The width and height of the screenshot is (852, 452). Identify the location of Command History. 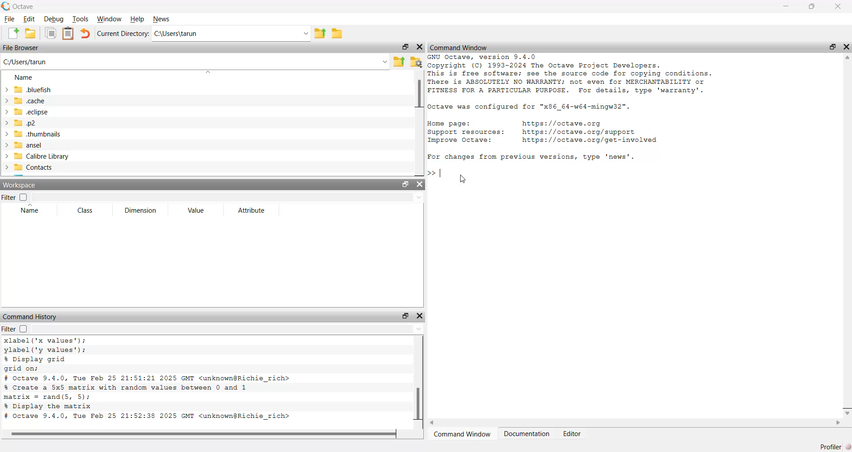
(32, 315).